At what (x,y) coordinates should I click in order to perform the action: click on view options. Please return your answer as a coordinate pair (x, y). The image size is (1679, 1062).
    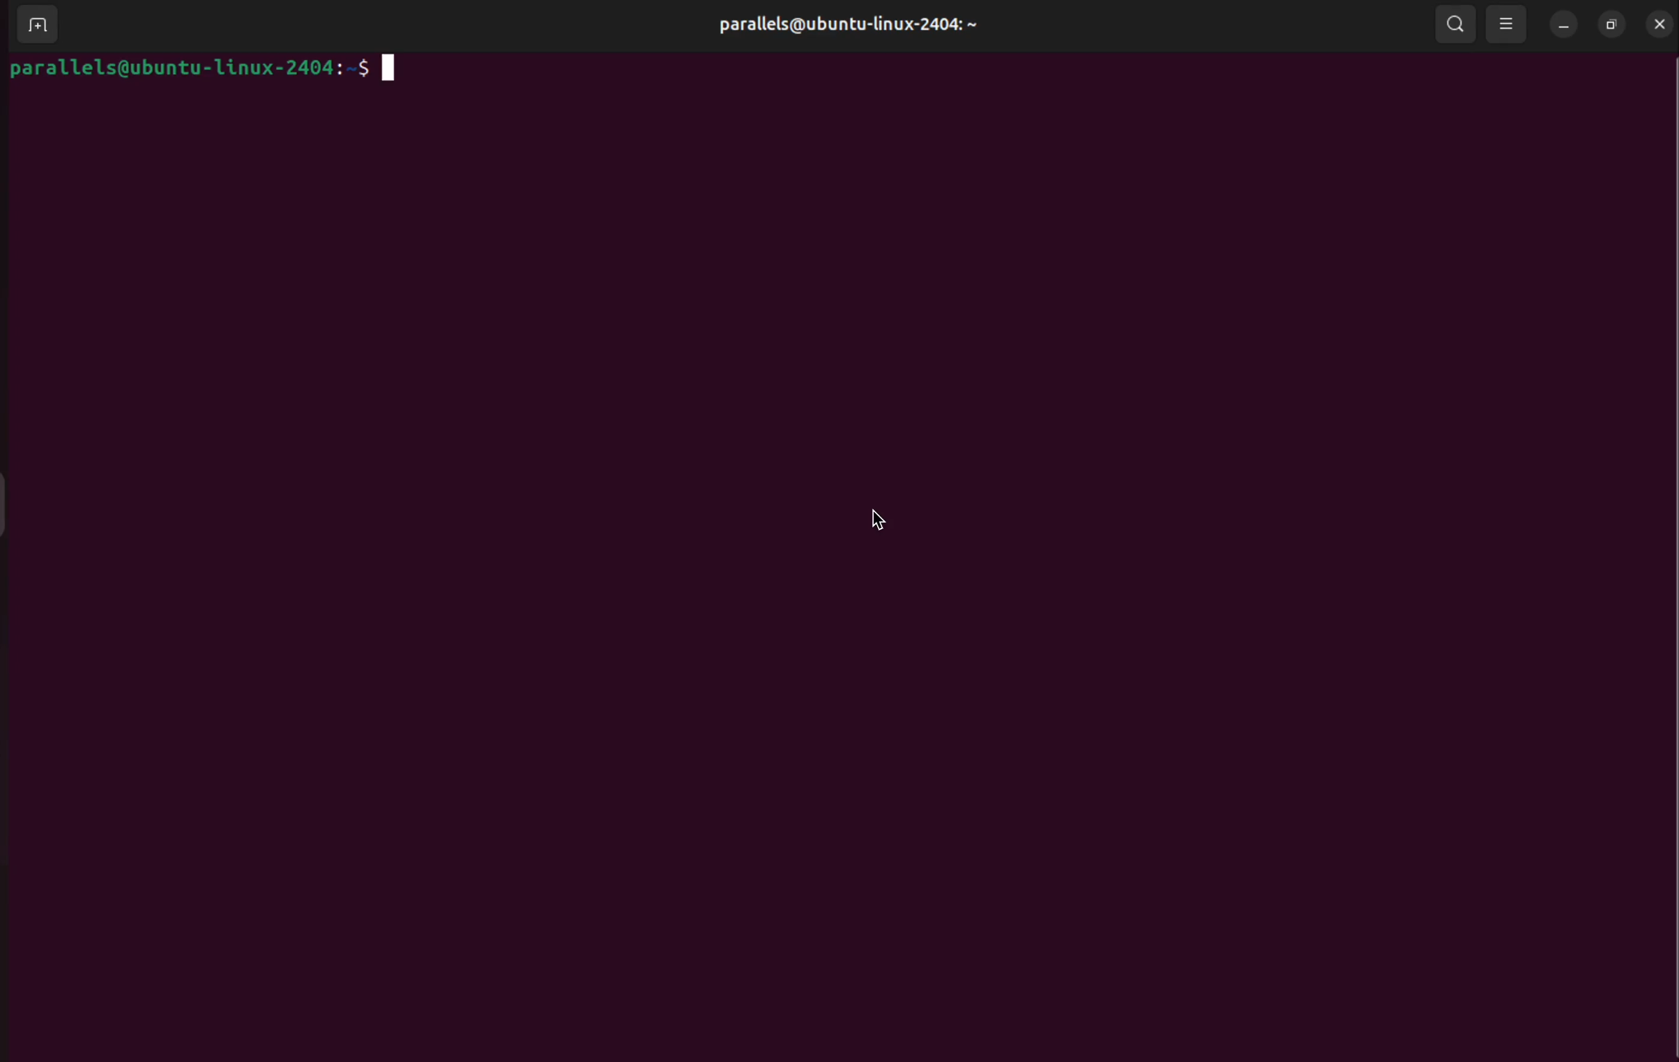
    Looking at the image, I should click on (1508, 24).